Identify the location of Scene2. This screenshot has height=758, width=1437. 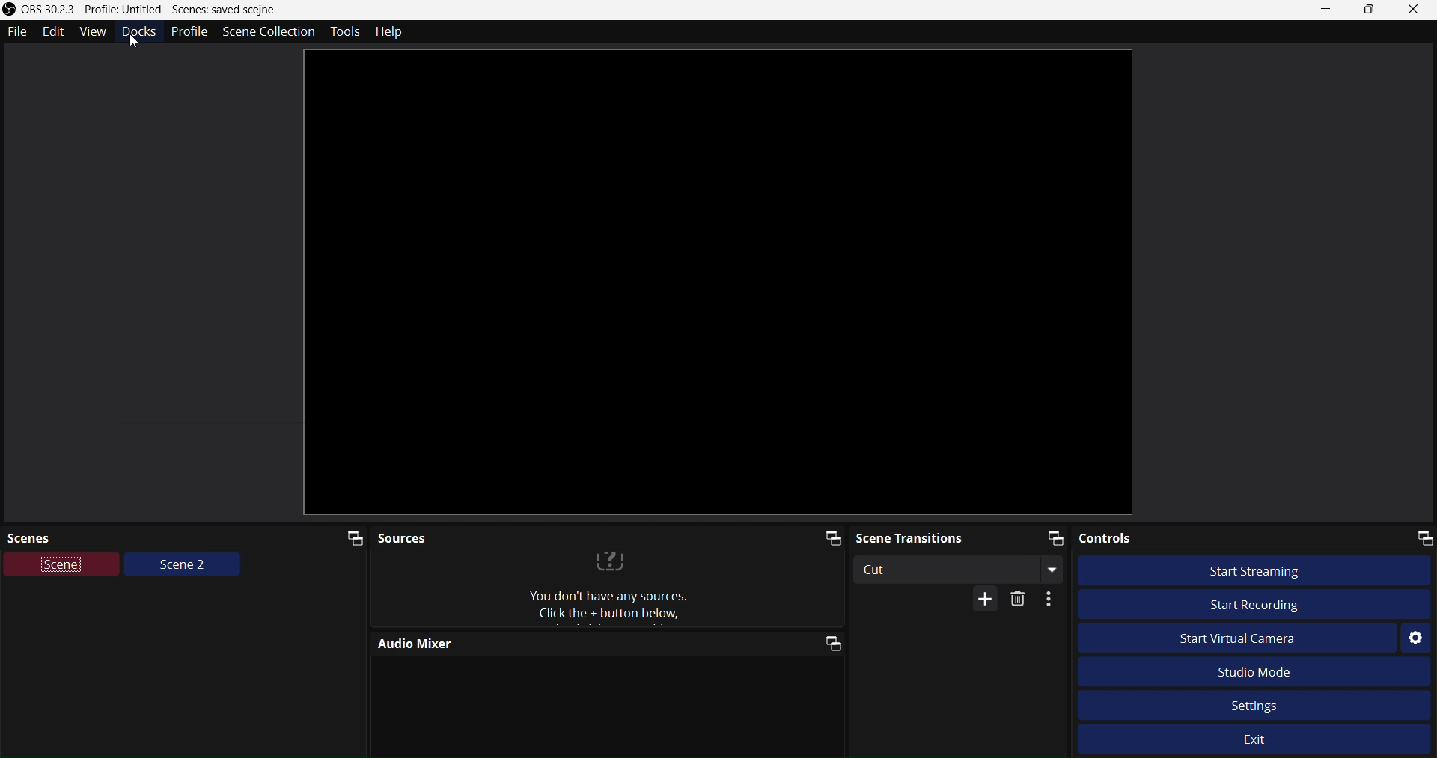
(183, 567).